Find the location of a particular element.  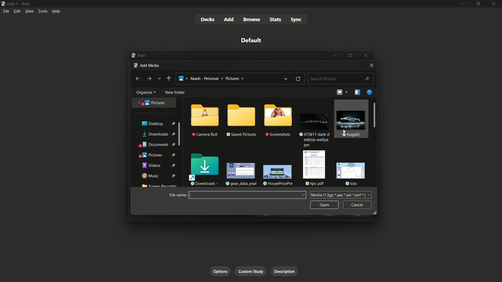

tools menu is located at coordinates (42, 11).